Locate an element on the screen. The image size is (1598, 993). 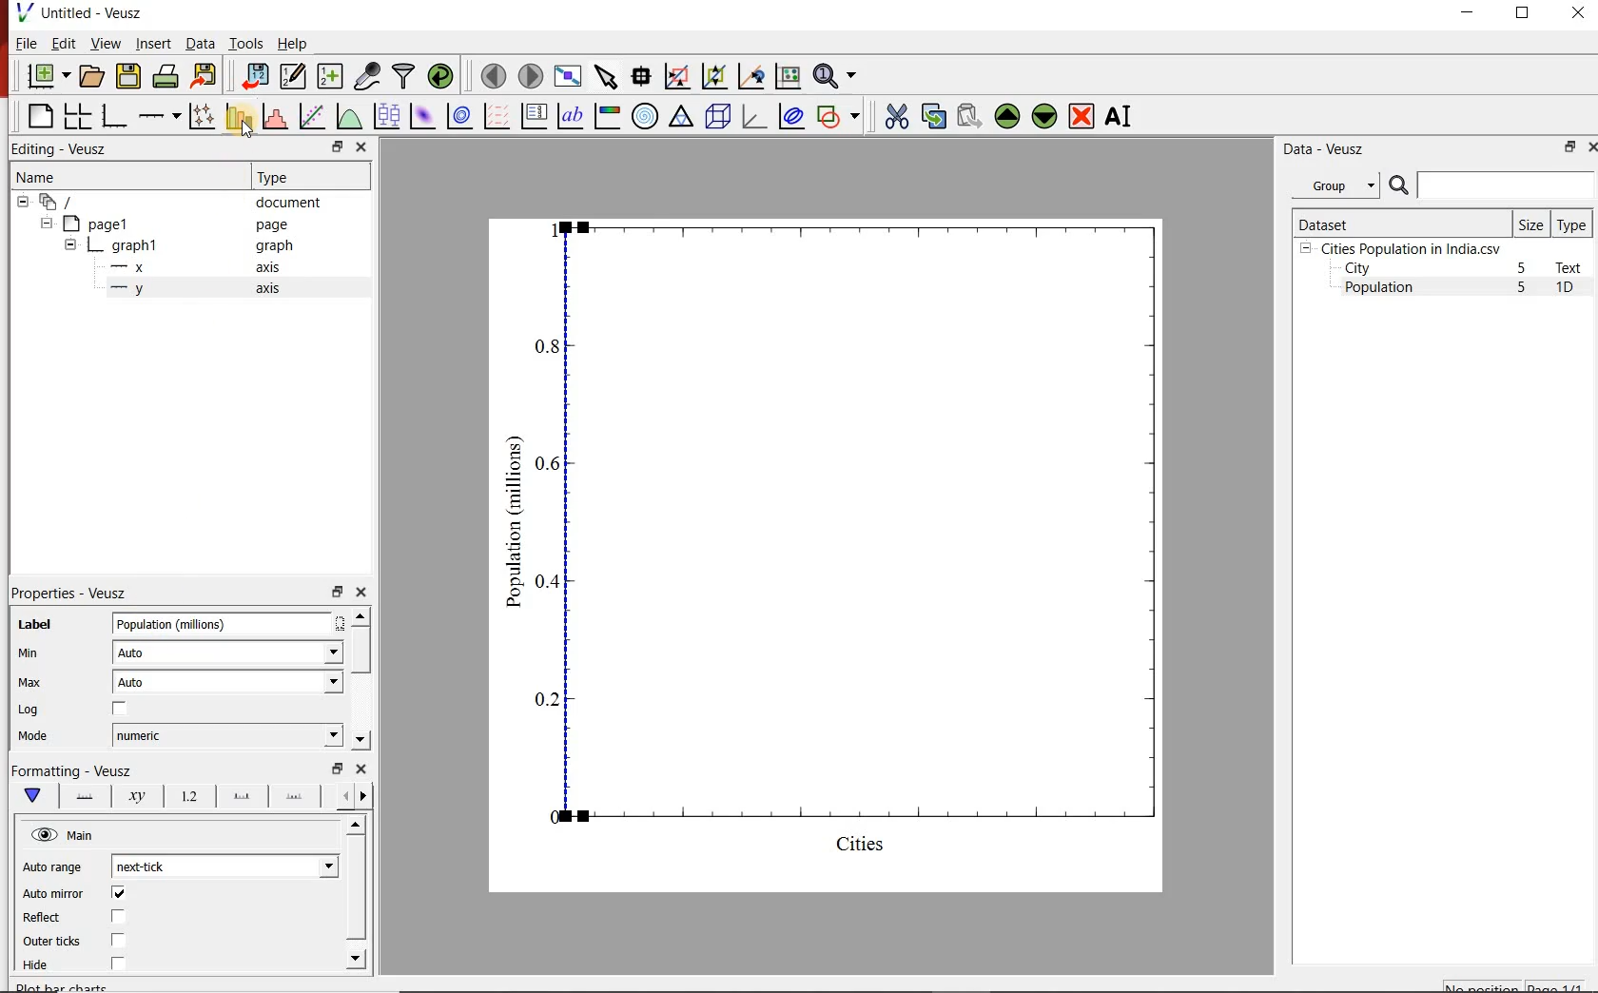
Min is located at coordinates (29, 653).